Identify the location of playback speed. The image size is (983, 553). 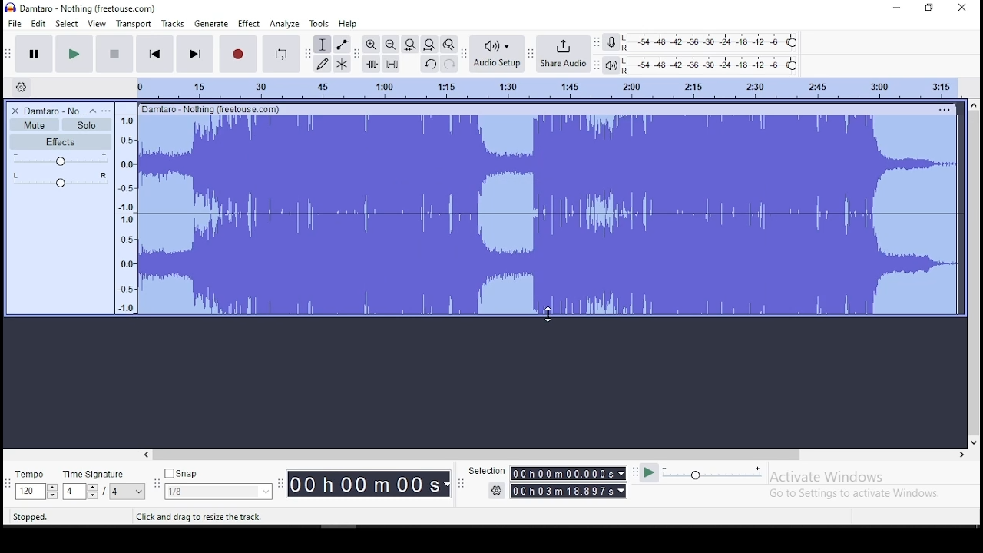
(713, 474).